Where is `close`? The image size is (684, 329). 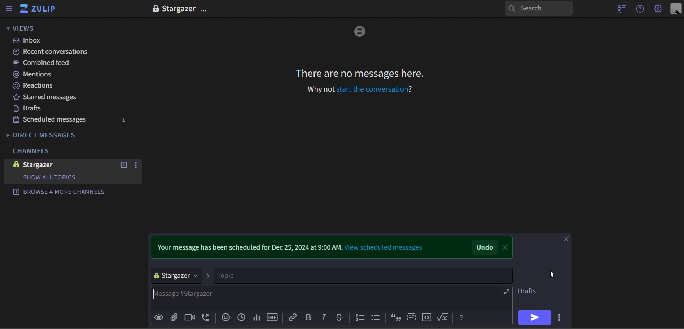
close is located at coordinates (567, 240).